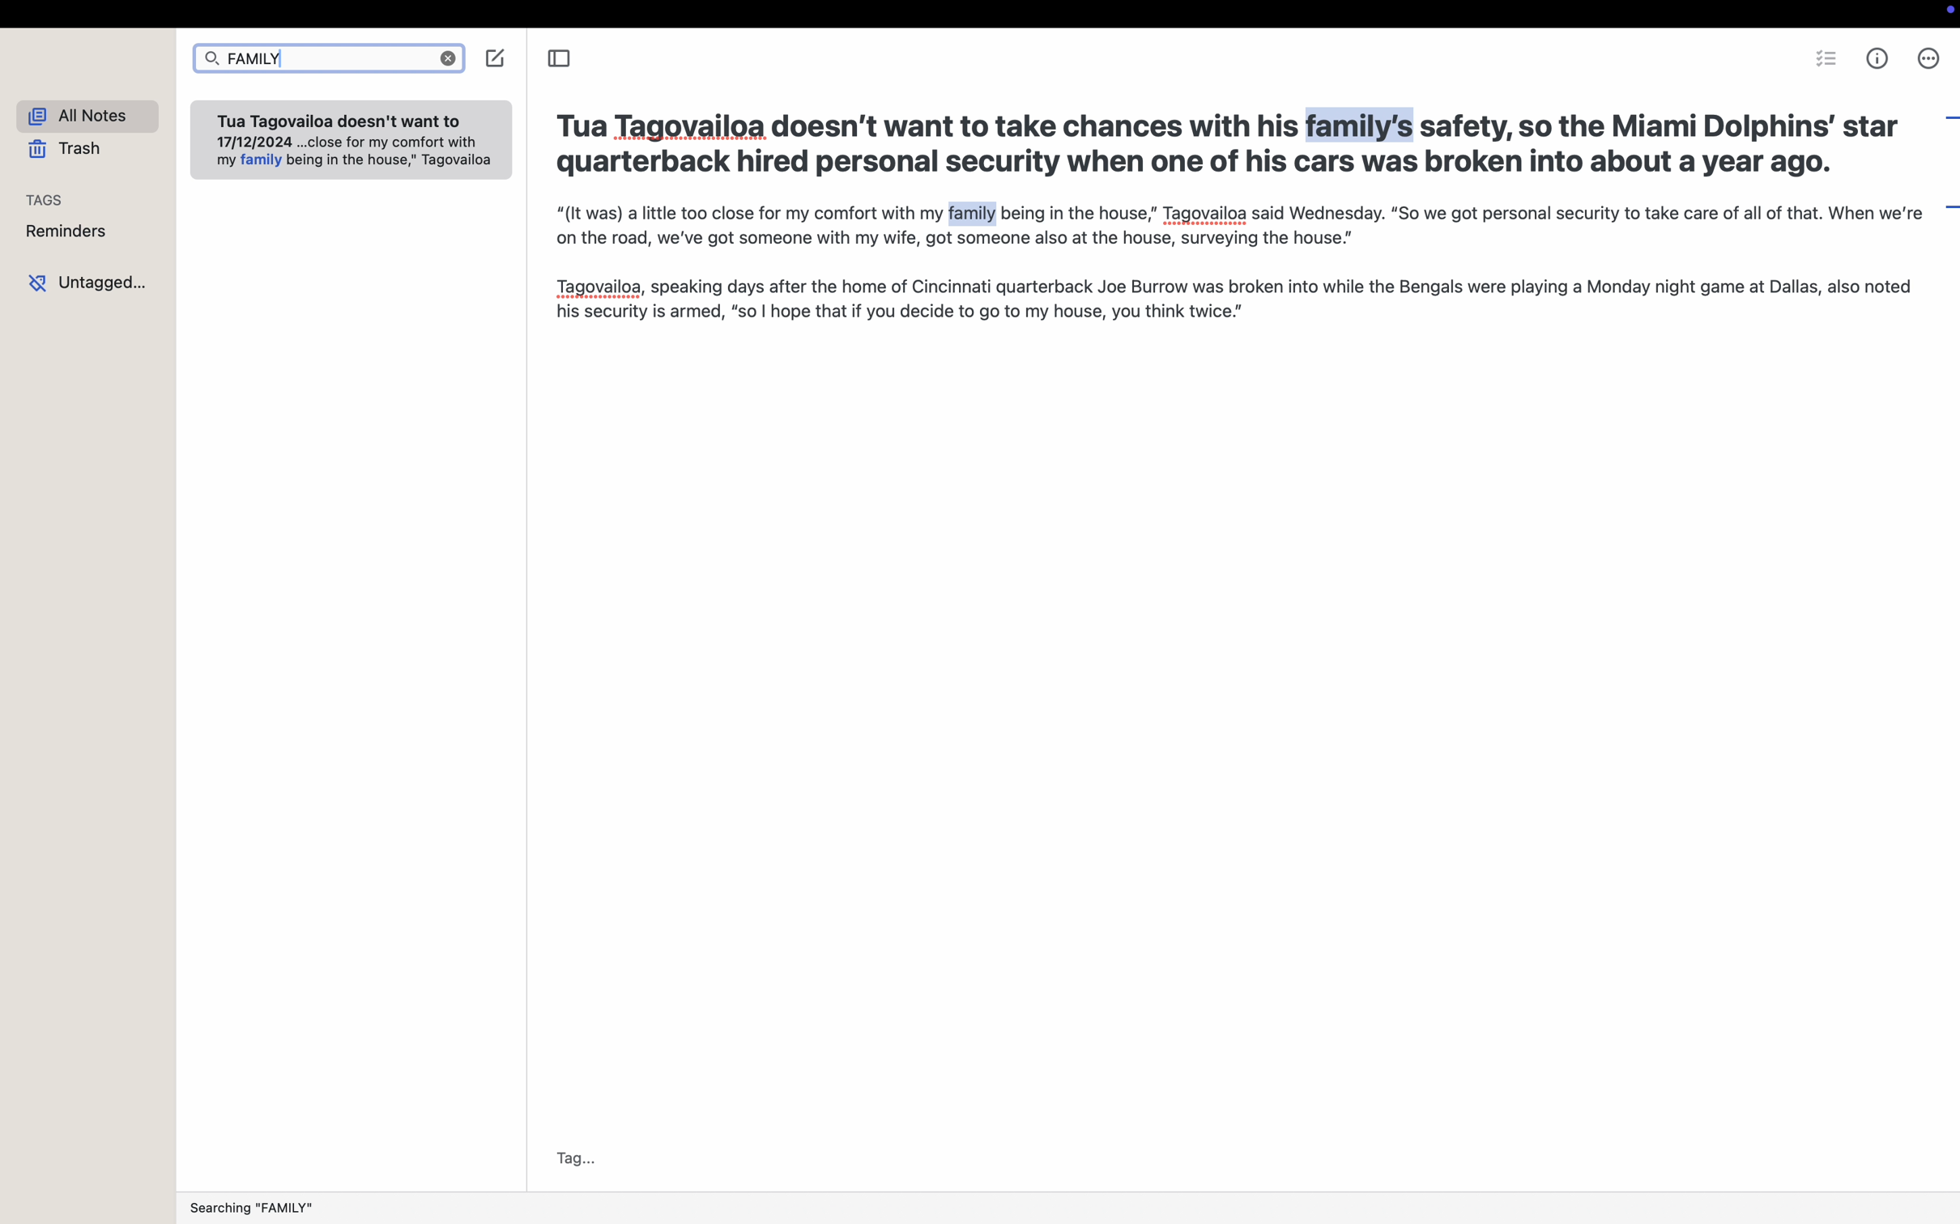  What do you see at coordinates (1825, 57) in the screenshot?
I see `check list` at bounding box center [1825, 57].